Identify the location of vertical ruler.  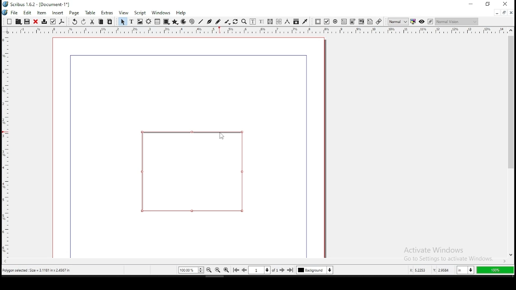
(258, 30).